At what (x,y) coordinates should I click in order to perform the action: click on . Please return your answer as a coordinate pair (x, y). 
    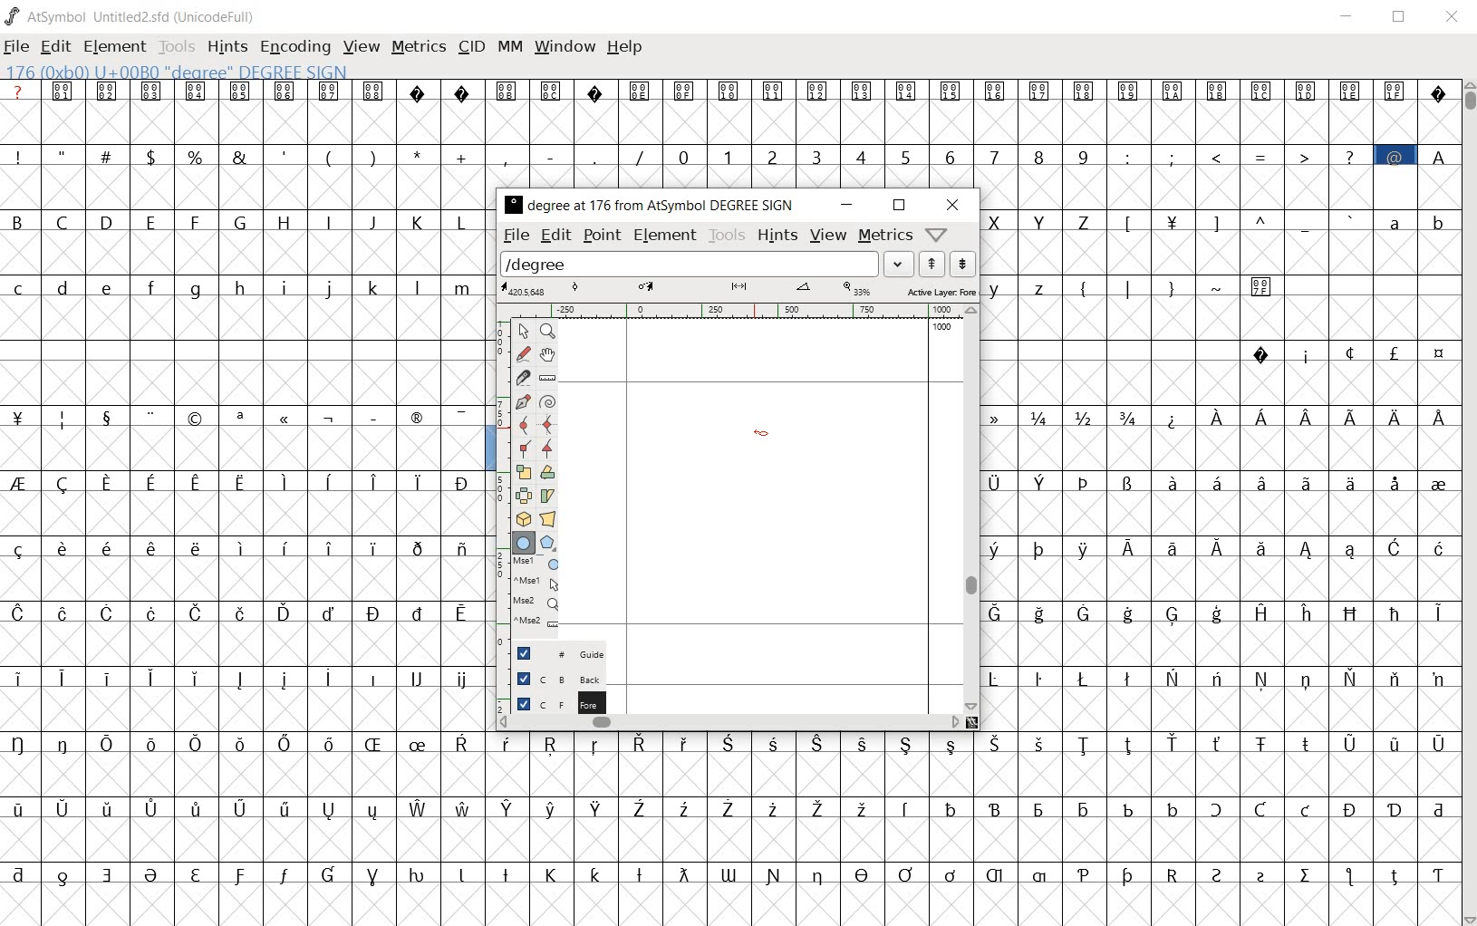
    Looking at the image, I should click on (1224, 513).